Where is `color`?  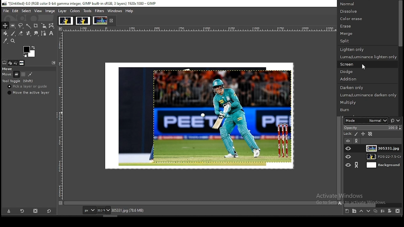 color is located at coordinates (29, 51).